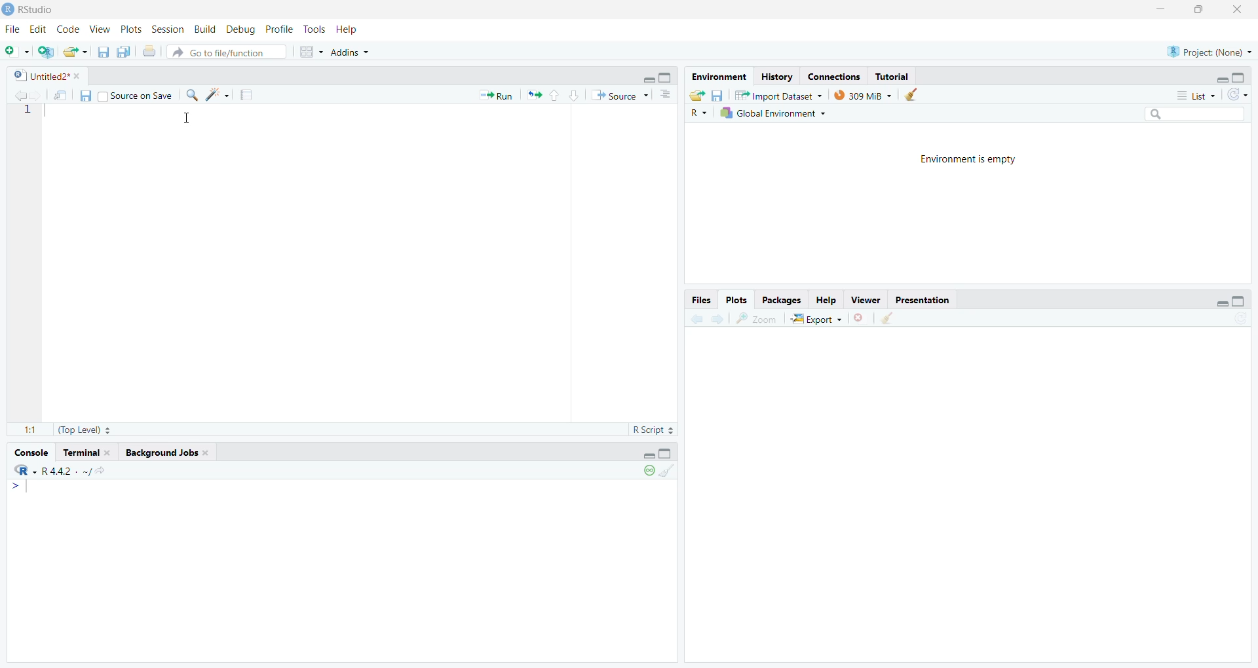  I want to click on Presentation, so click(927, 300).